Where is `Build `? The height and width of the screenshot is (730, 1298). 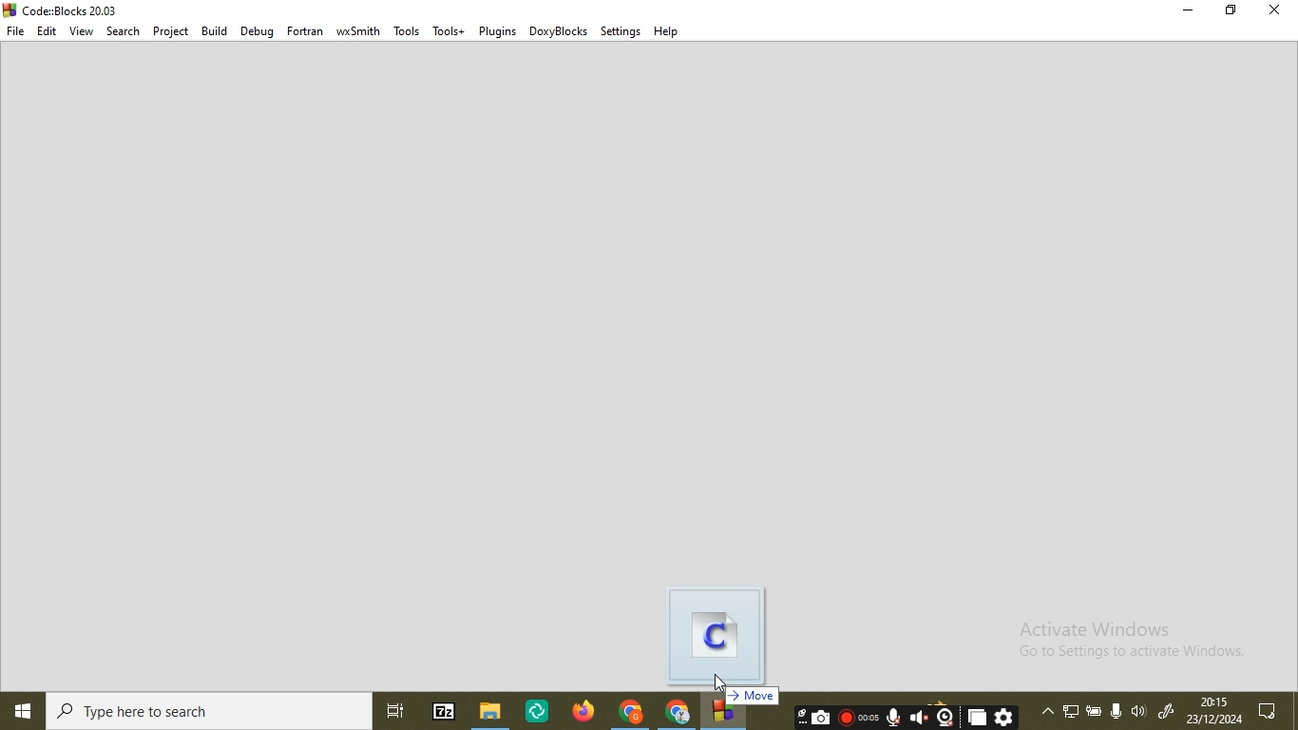
Build  is located at coordinates (212, 30).